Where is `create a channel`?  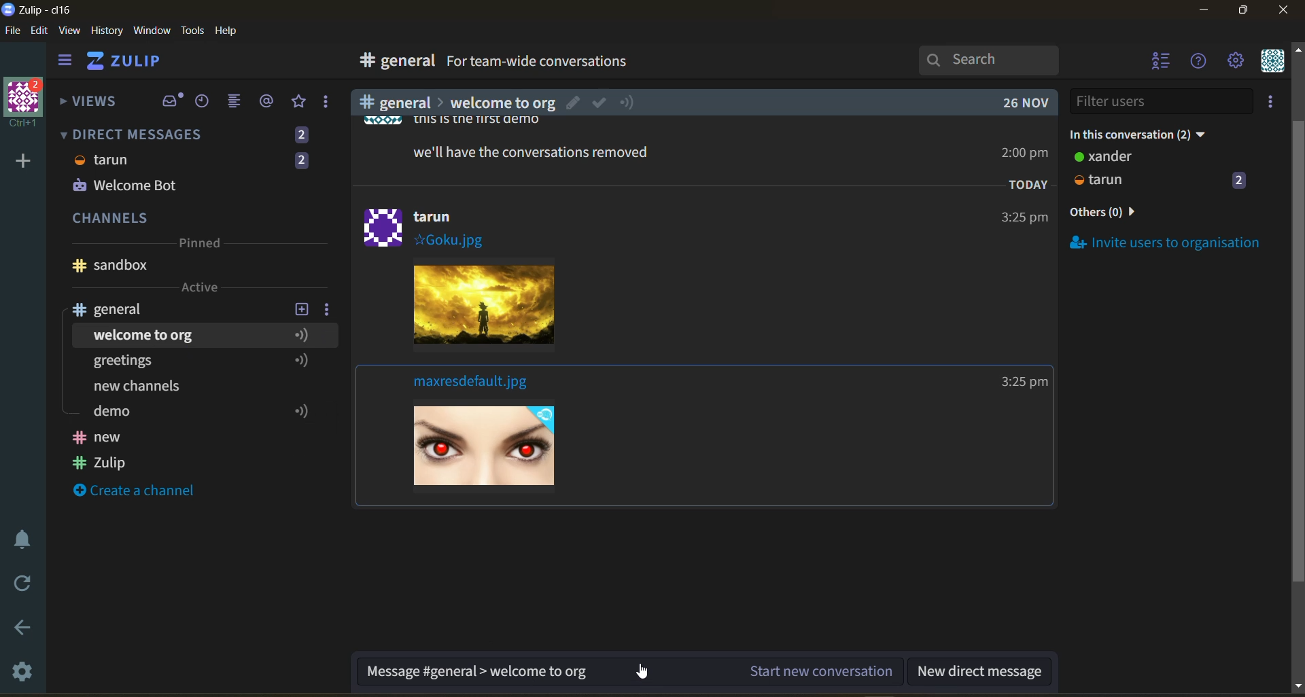 create a channel is located at coordinates (142, 492).